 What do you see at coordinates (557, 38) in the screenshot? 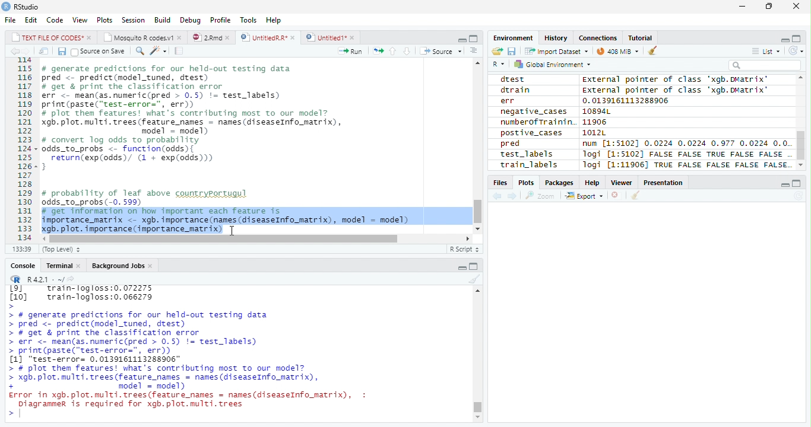
I see `History` at bounding box center [557, 38].